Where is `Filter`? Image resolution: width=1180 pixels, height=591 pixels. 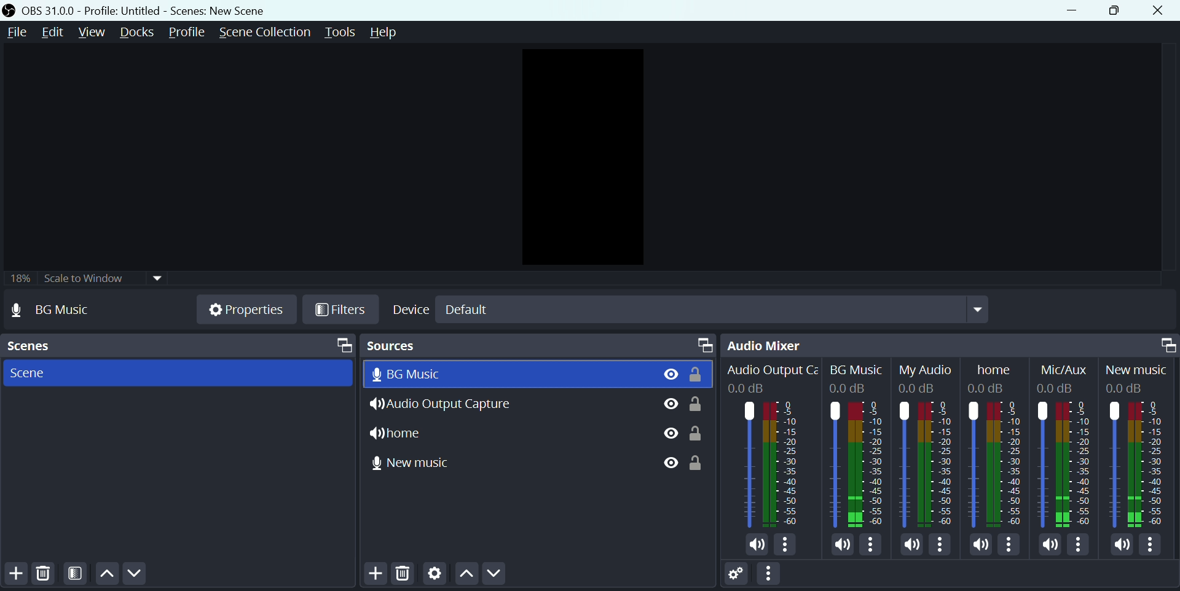
Filter is located at coordinates (340, 310).